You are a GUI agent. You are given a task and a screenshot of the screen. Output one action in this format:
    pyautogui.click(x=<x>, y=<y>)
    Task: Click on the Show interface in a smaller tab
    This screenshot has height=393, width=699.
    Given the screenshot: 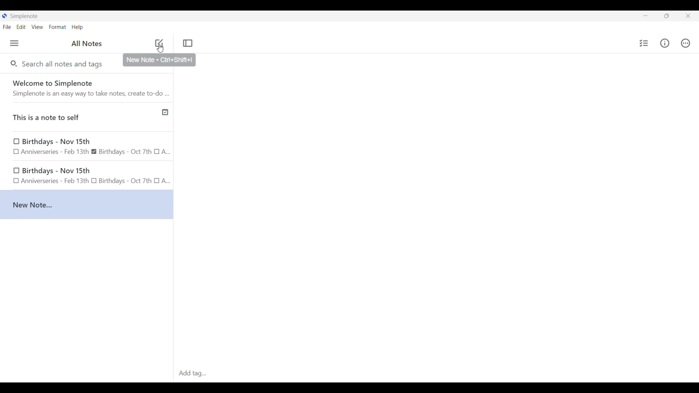 What is the action you would take?
    pyautogui.click(x=667, y=16)
    